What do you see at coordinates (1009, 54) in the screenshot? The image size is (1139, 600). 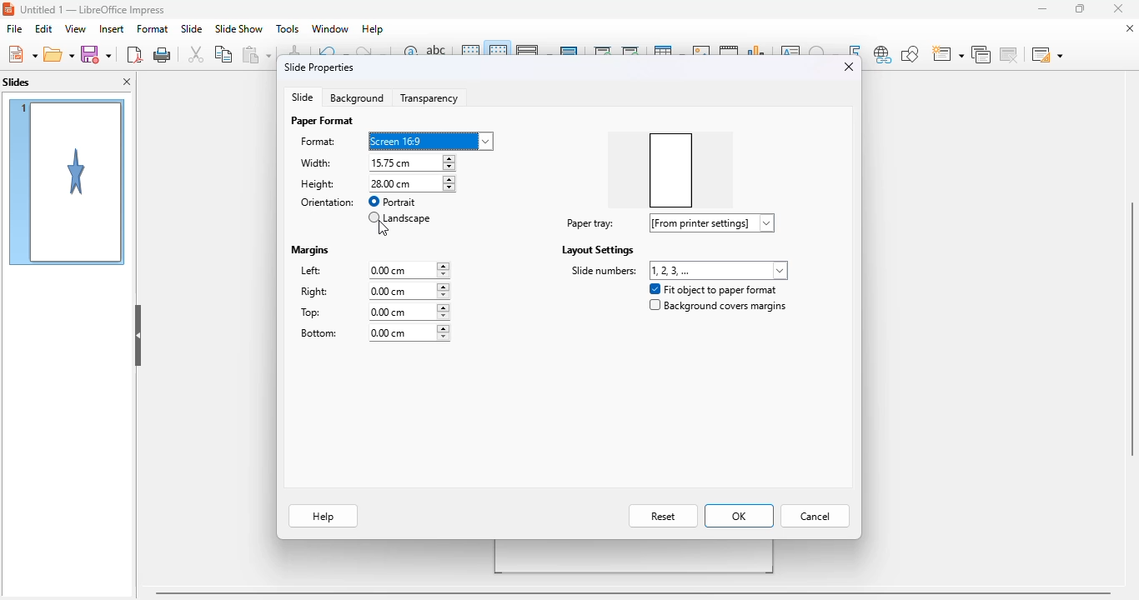 I see `delete slide` at bounding box center [1009, 54].